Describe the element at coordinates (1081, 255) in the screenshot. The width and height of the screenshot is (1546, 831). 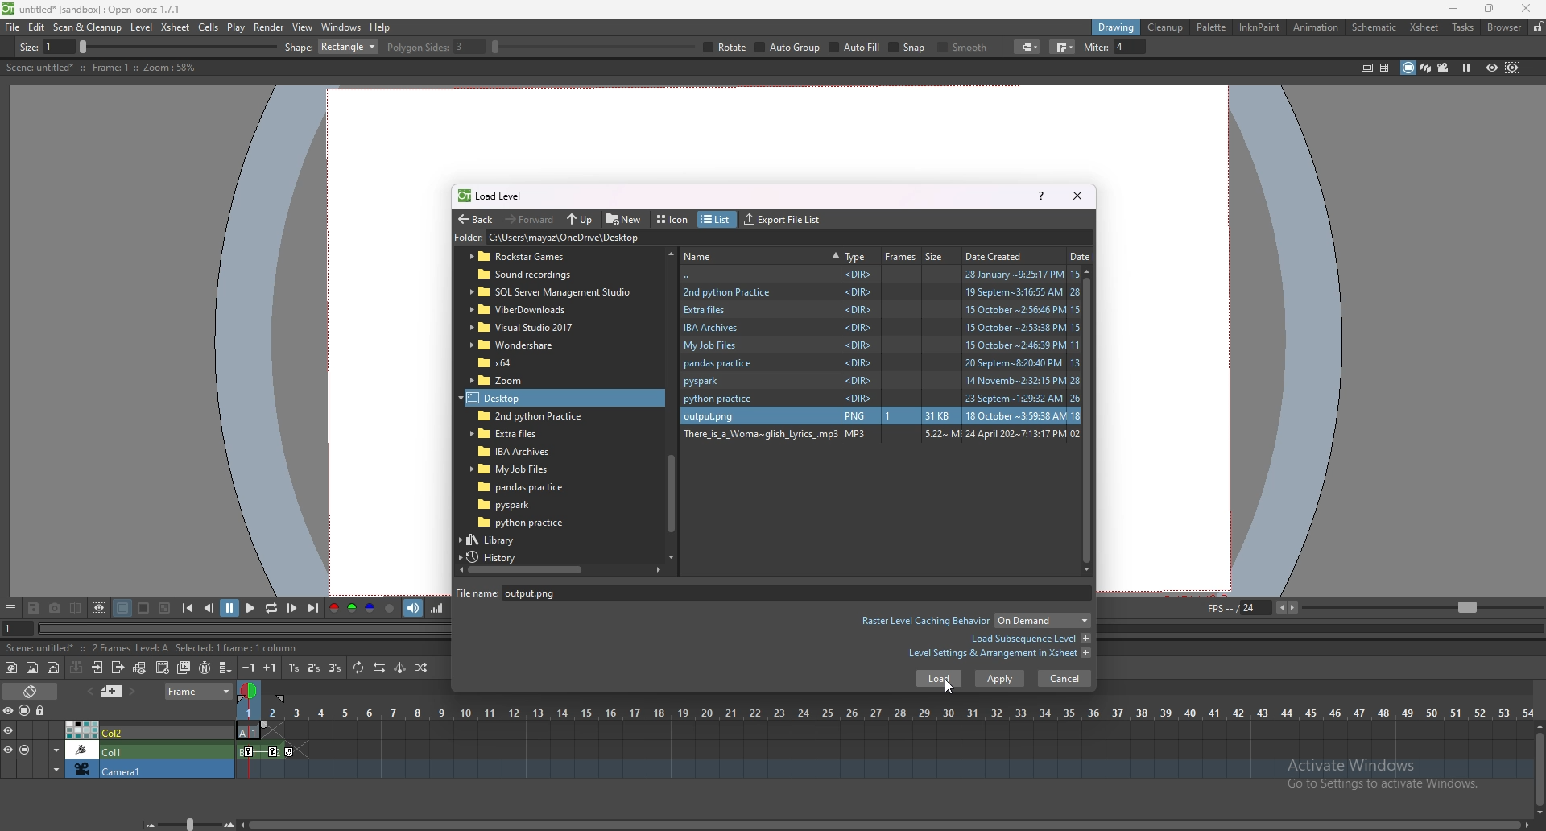
I see `date` at that location.